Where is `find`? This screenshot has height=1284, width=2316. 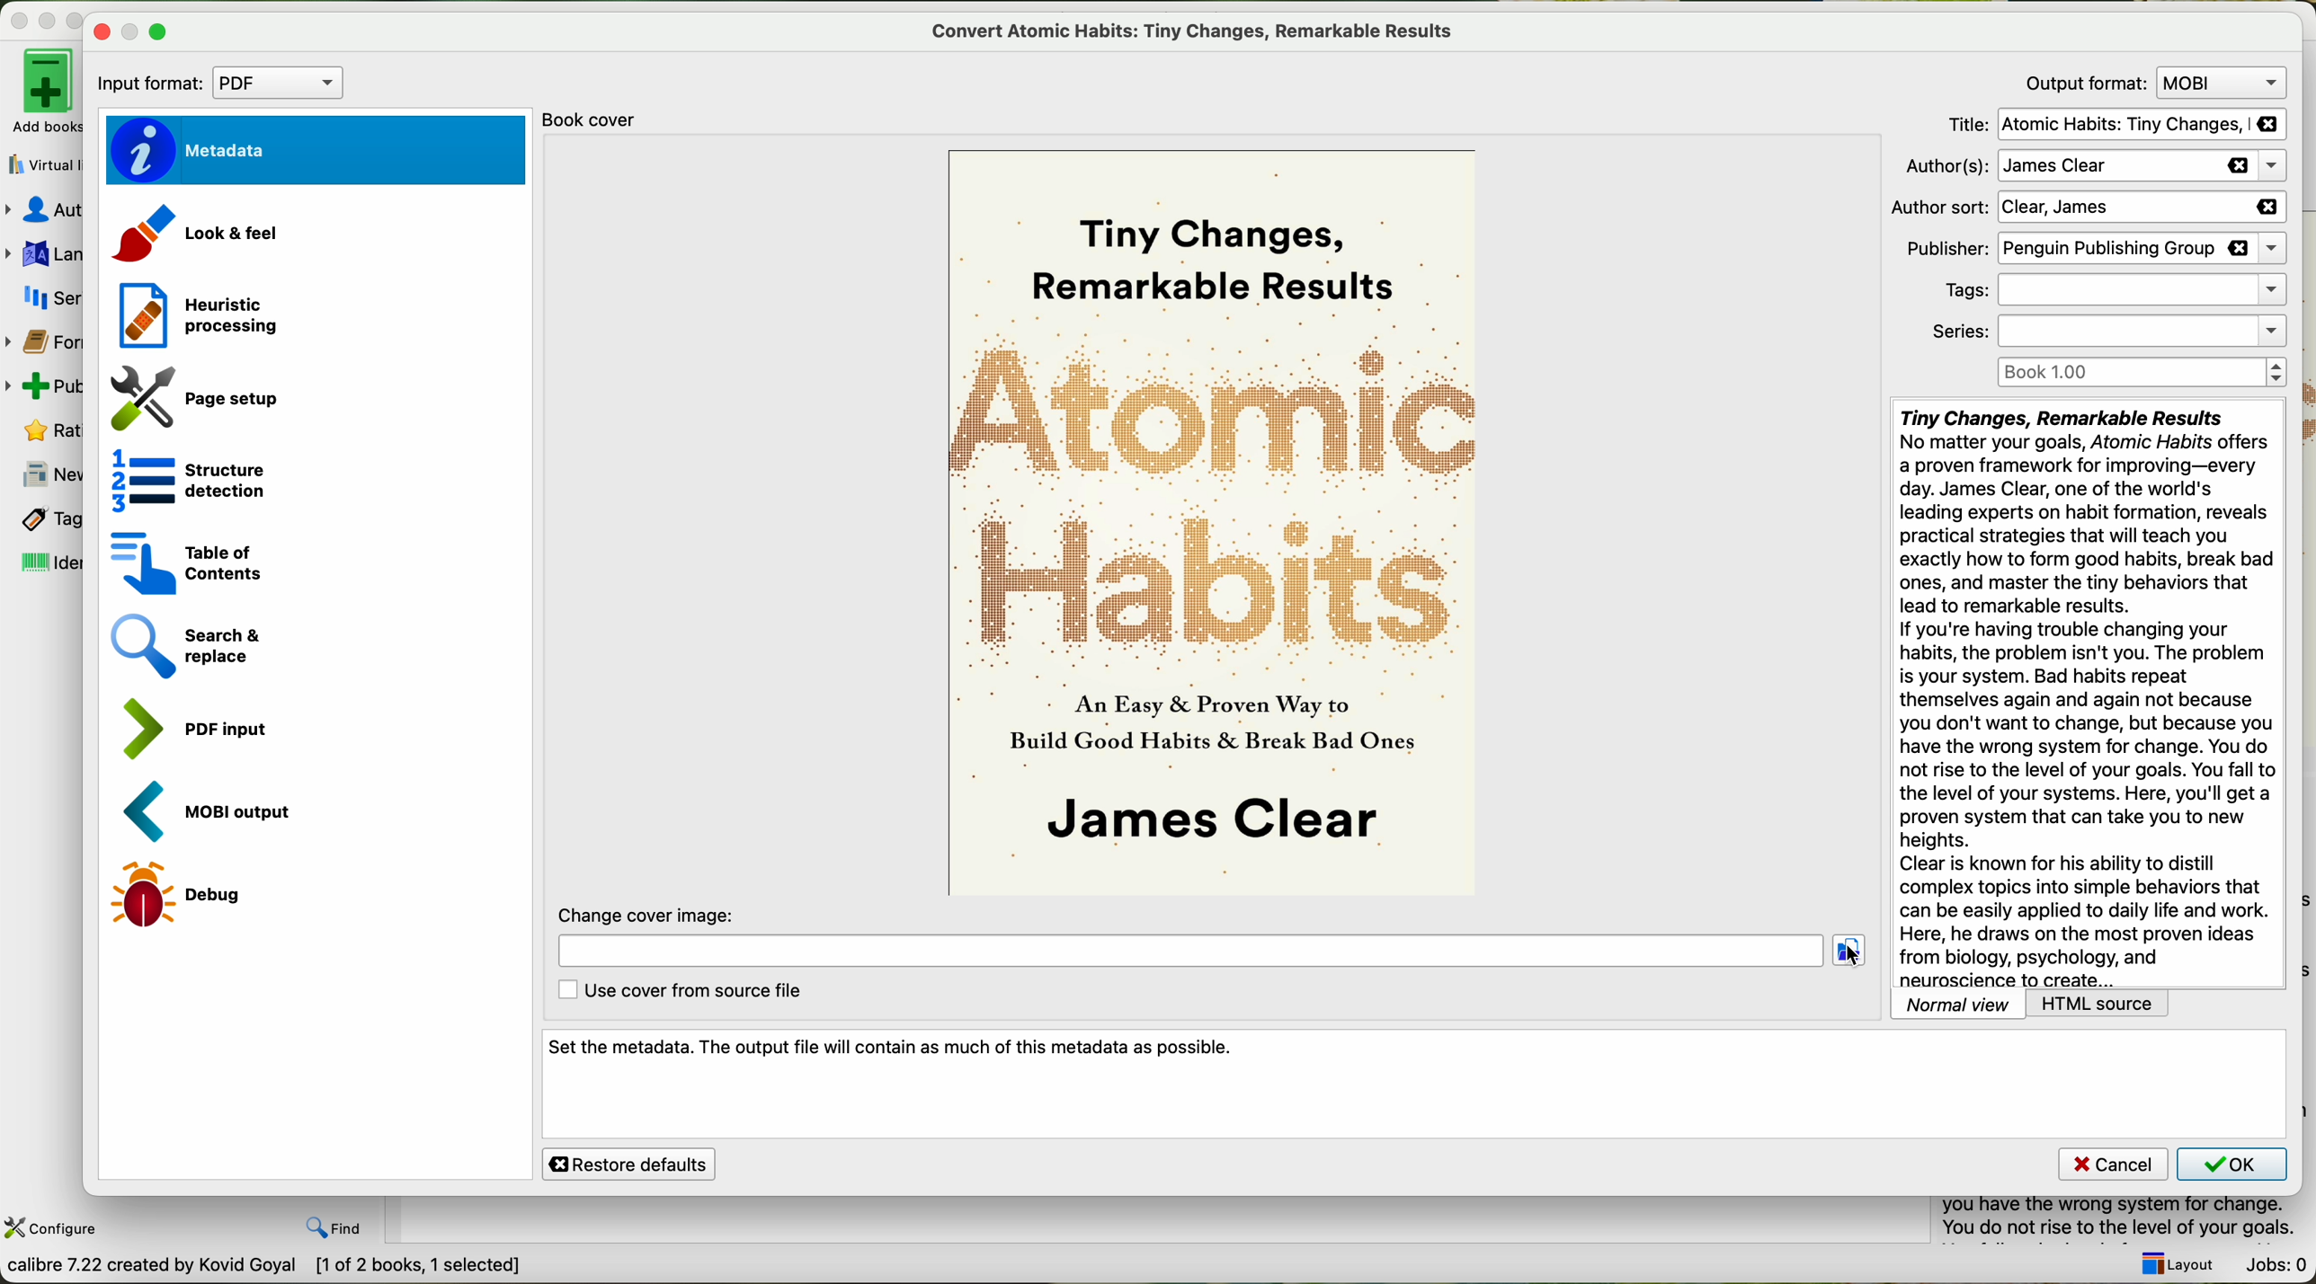 find is located at coordinates (339, 1228).